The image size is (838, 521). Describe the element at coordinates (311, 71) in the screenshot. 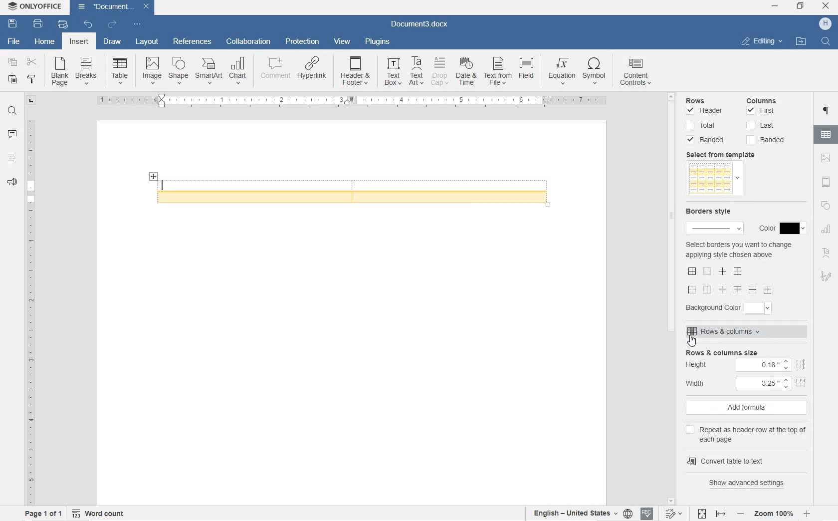

I see `Hyperlink` at that location.